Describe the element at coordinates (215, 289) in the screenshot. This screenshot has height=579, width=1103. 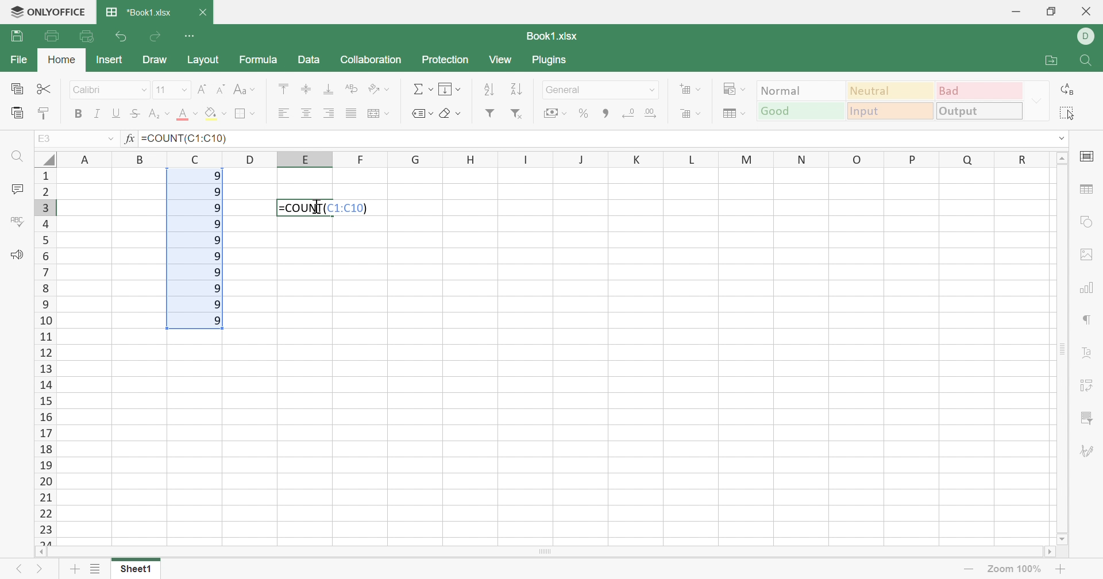
I see `9` at that location.